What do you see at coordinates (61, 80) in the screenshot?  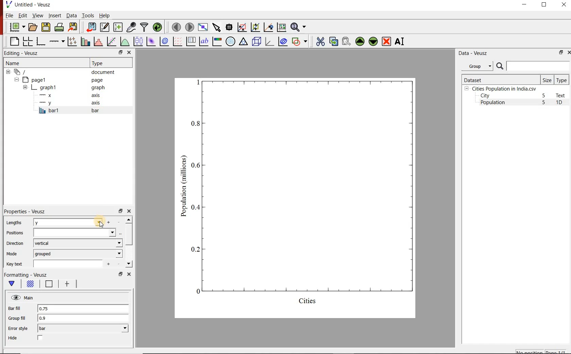 I see `page1` at bounding box center [61, 80].